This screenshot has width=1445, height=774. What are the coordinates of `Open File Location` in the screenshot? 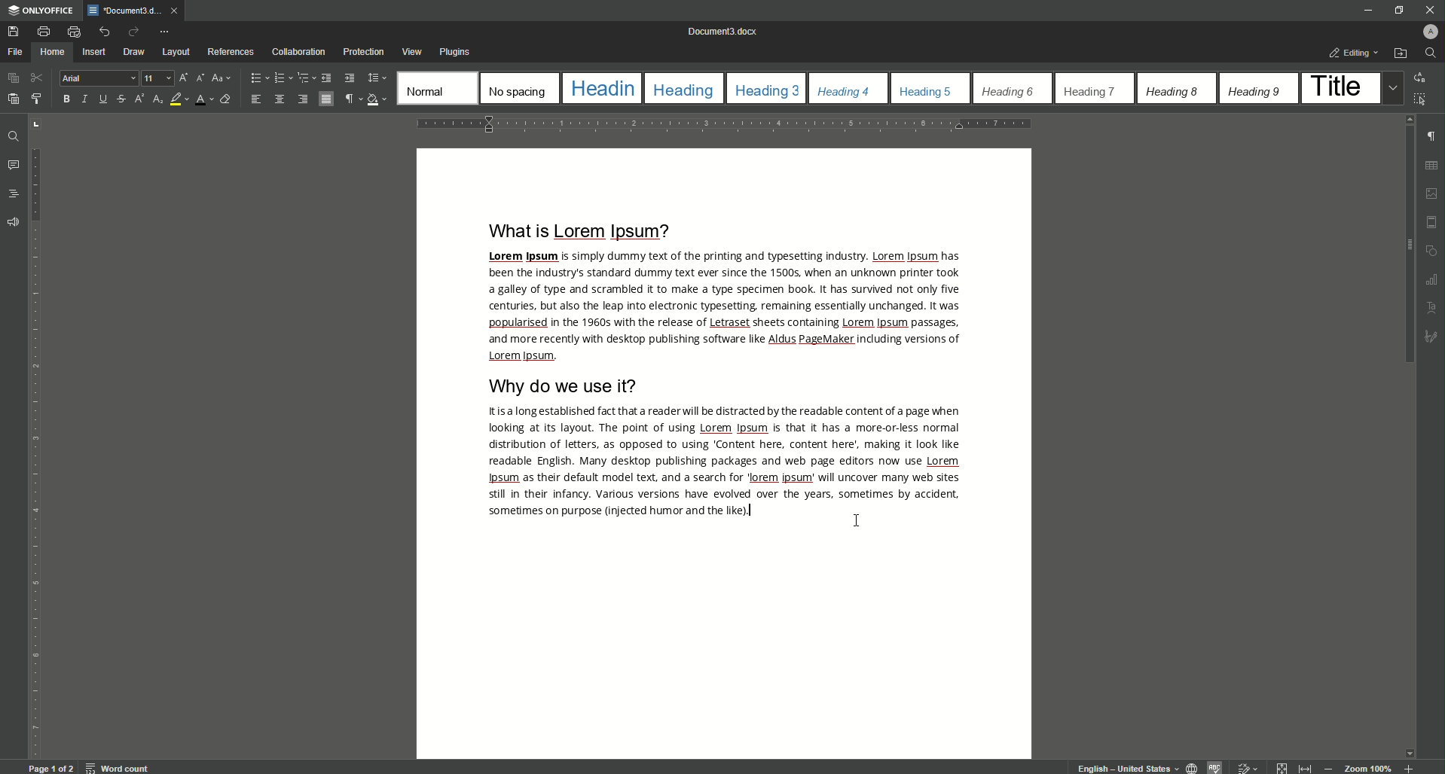 It's located at (1401, 51).